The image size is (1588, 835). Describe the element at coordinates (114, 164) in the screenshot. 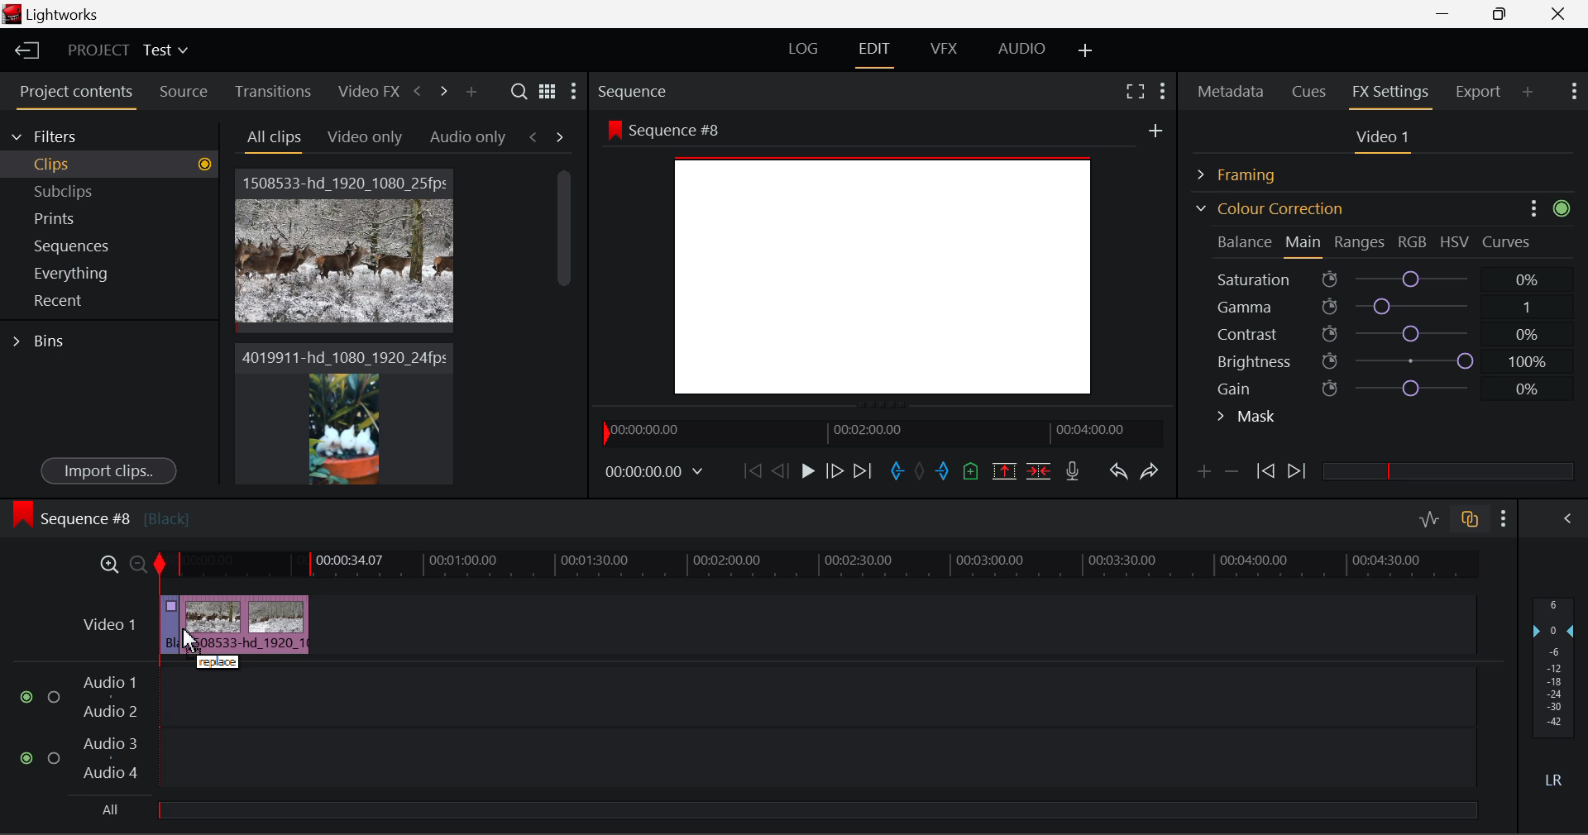

I see `Clips Tab Open` at that location.